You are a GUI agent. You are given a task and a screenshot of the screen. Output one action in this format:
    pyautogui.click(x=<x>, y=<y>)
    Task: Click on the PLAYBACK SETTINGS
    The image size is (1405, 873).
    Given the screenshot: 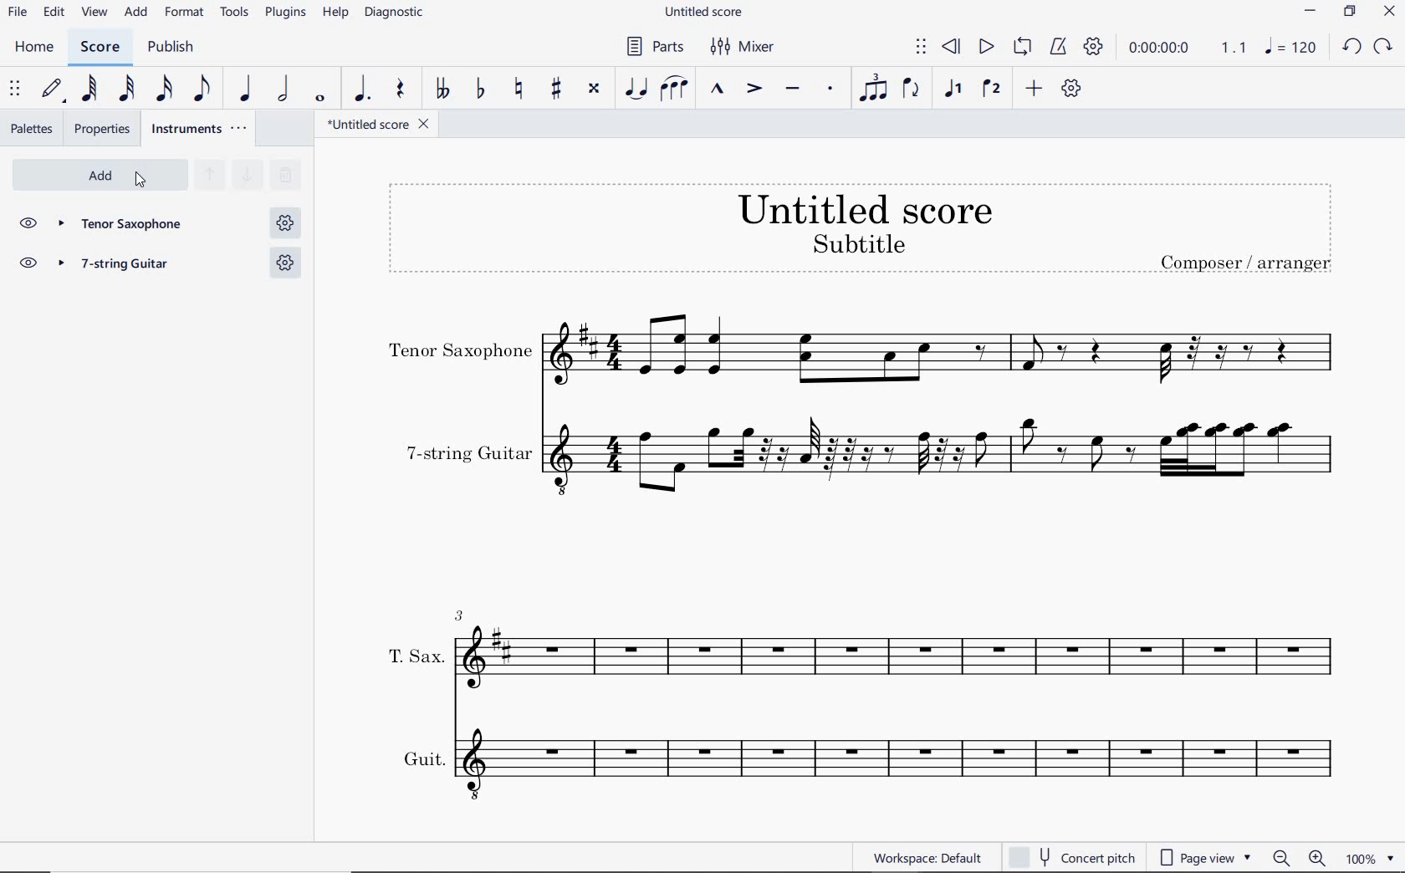 What is the action you would take?
    pyautogui.click(x=1091, y=48)
    